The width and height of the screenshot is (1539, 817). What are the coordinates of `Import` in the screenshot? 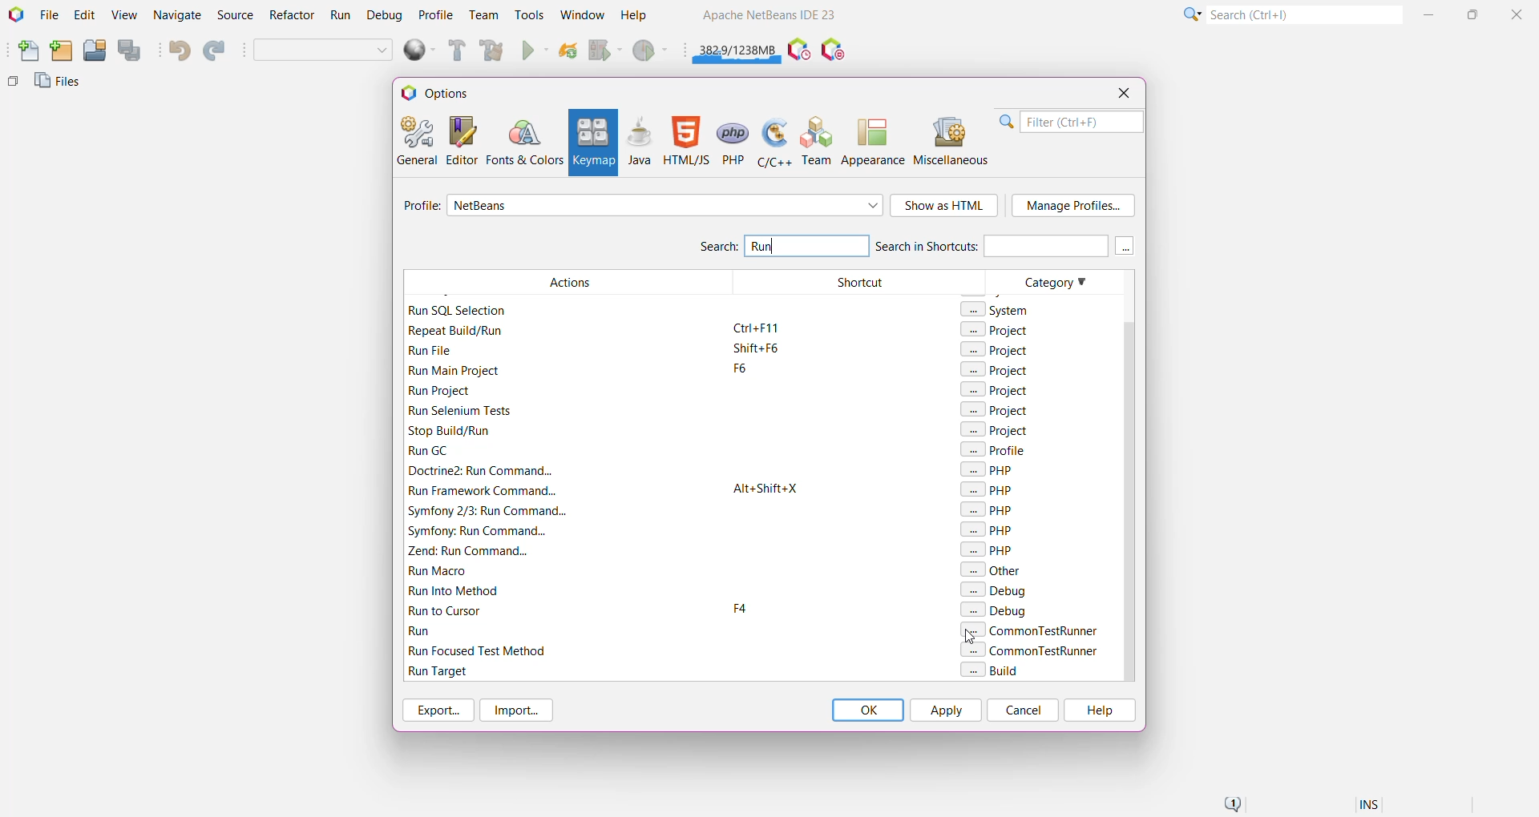 It's located at (519, 710).